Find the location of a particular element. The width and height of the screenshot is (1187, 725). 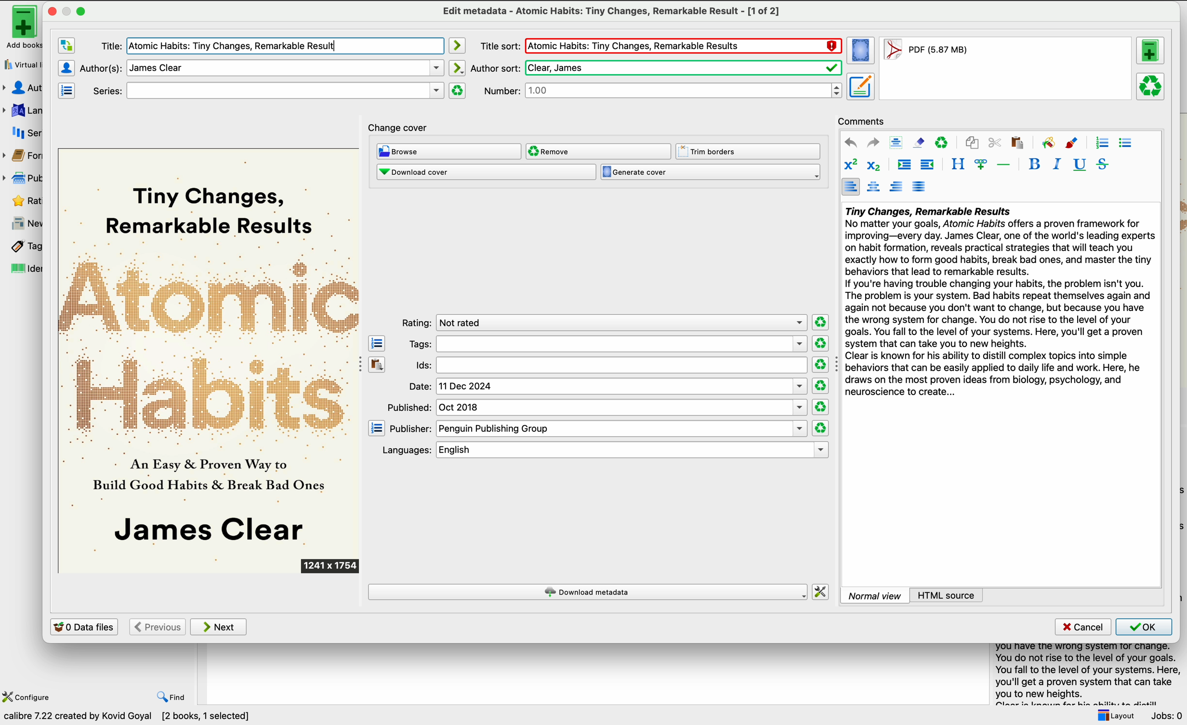

remove is located at coordinates (598, 152).